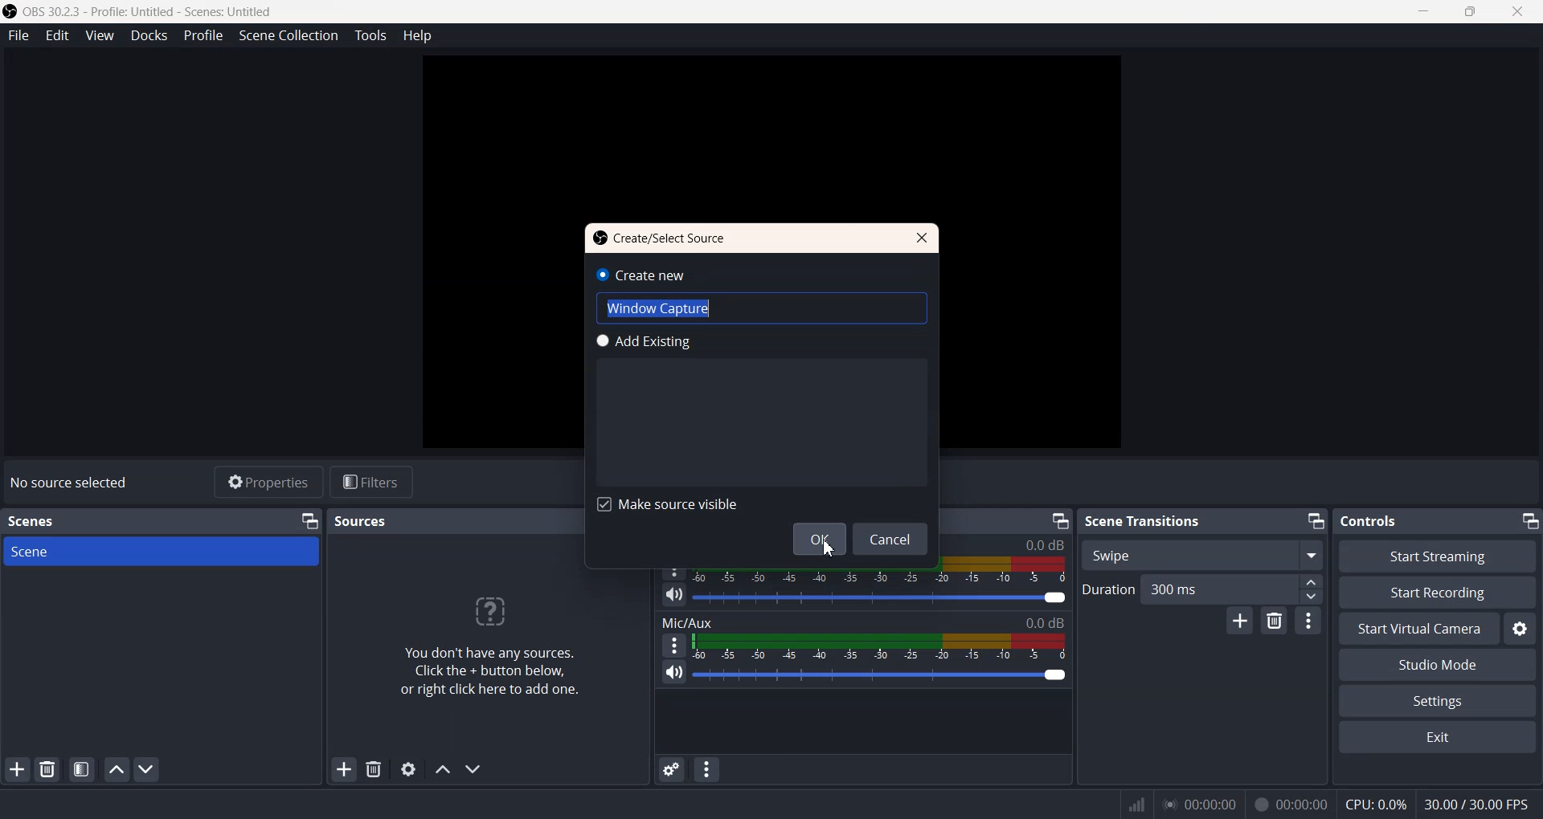  What do you see at coordinates (82, 769) in the screenshot?
I see `Open scene Filter` at bounding box center [82, 769].